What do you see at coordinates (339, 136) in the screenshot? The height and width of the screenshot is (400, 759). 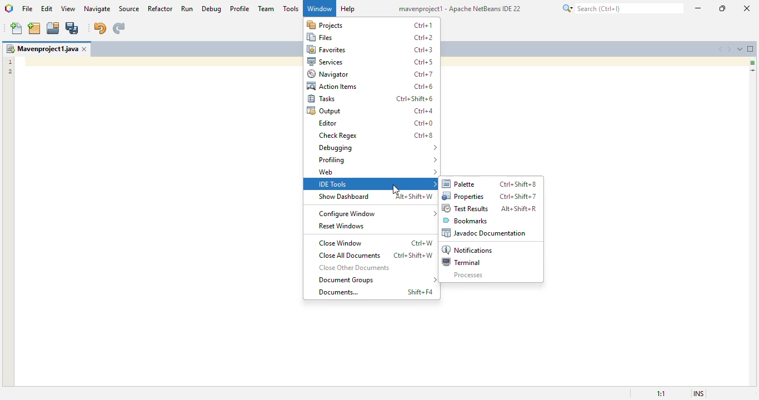 I see `check regex` at bounding box center [339, 136].